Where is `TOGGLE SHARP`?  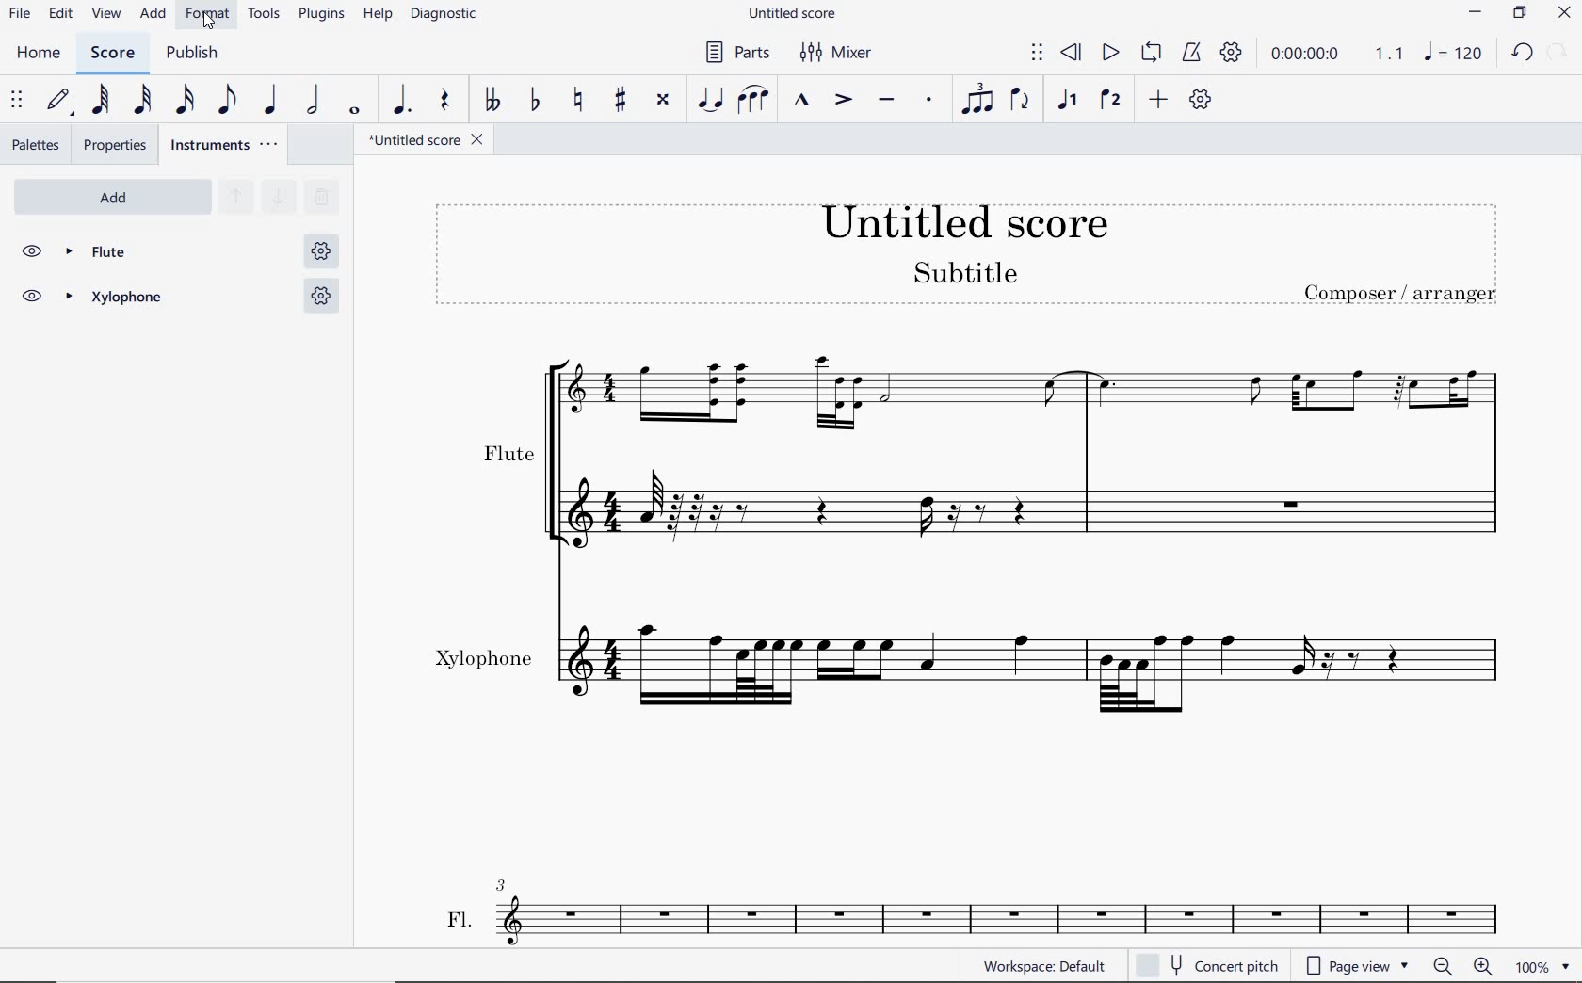
TOGGLE SHARP is located at coordinates (621, 102).